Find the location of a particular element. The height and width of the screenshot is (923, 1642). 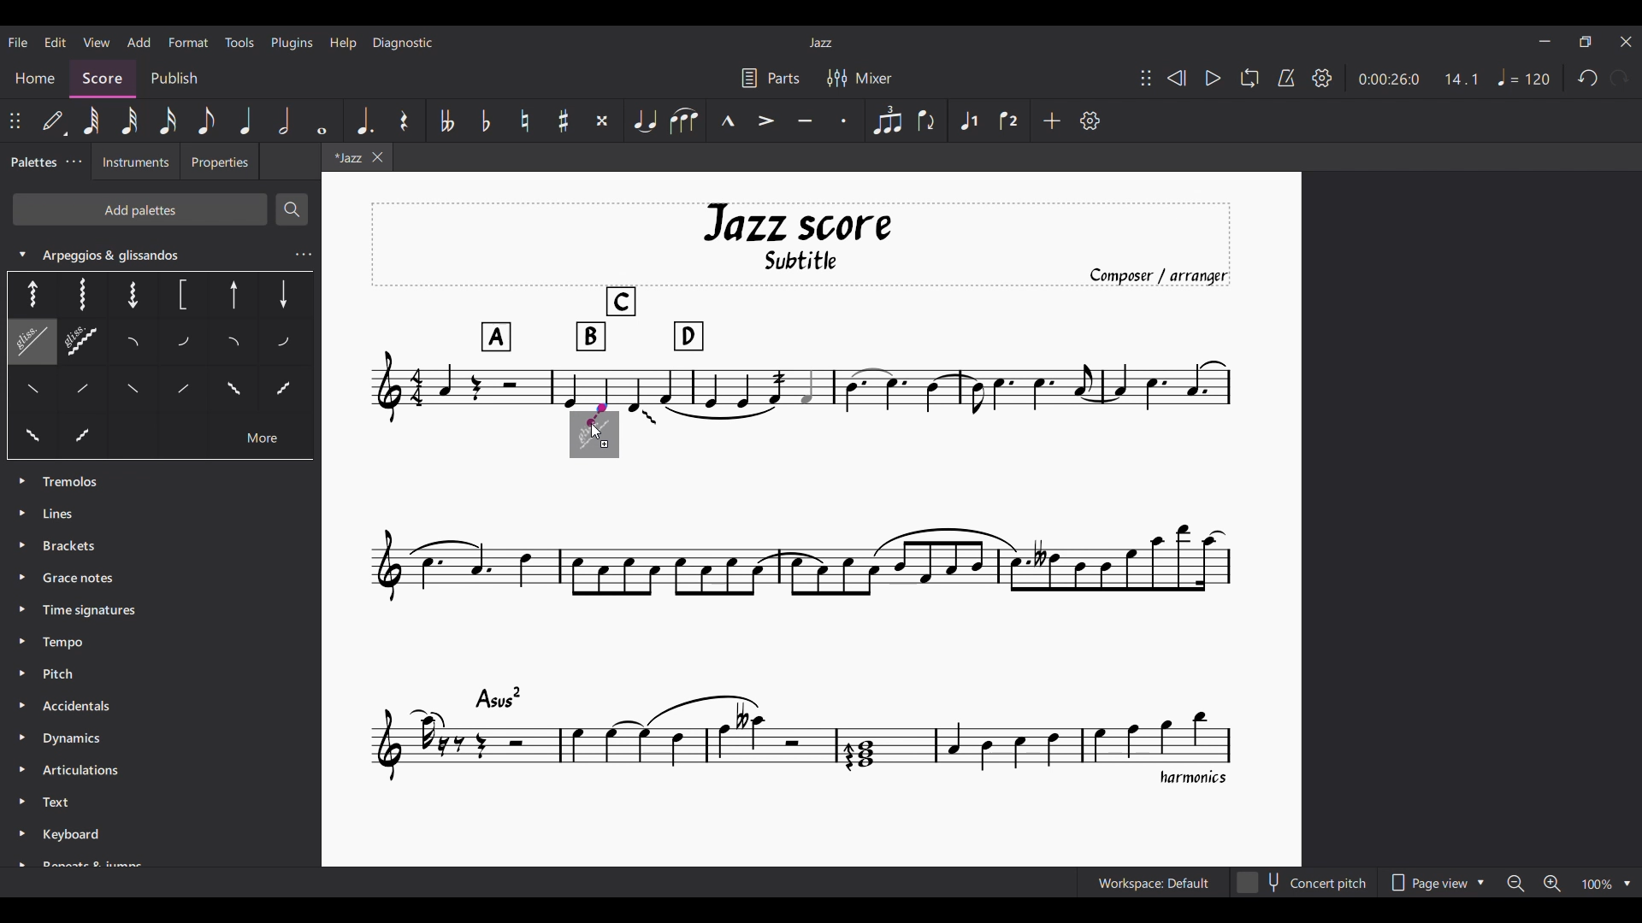

Search is located at coordinates (291, 209).